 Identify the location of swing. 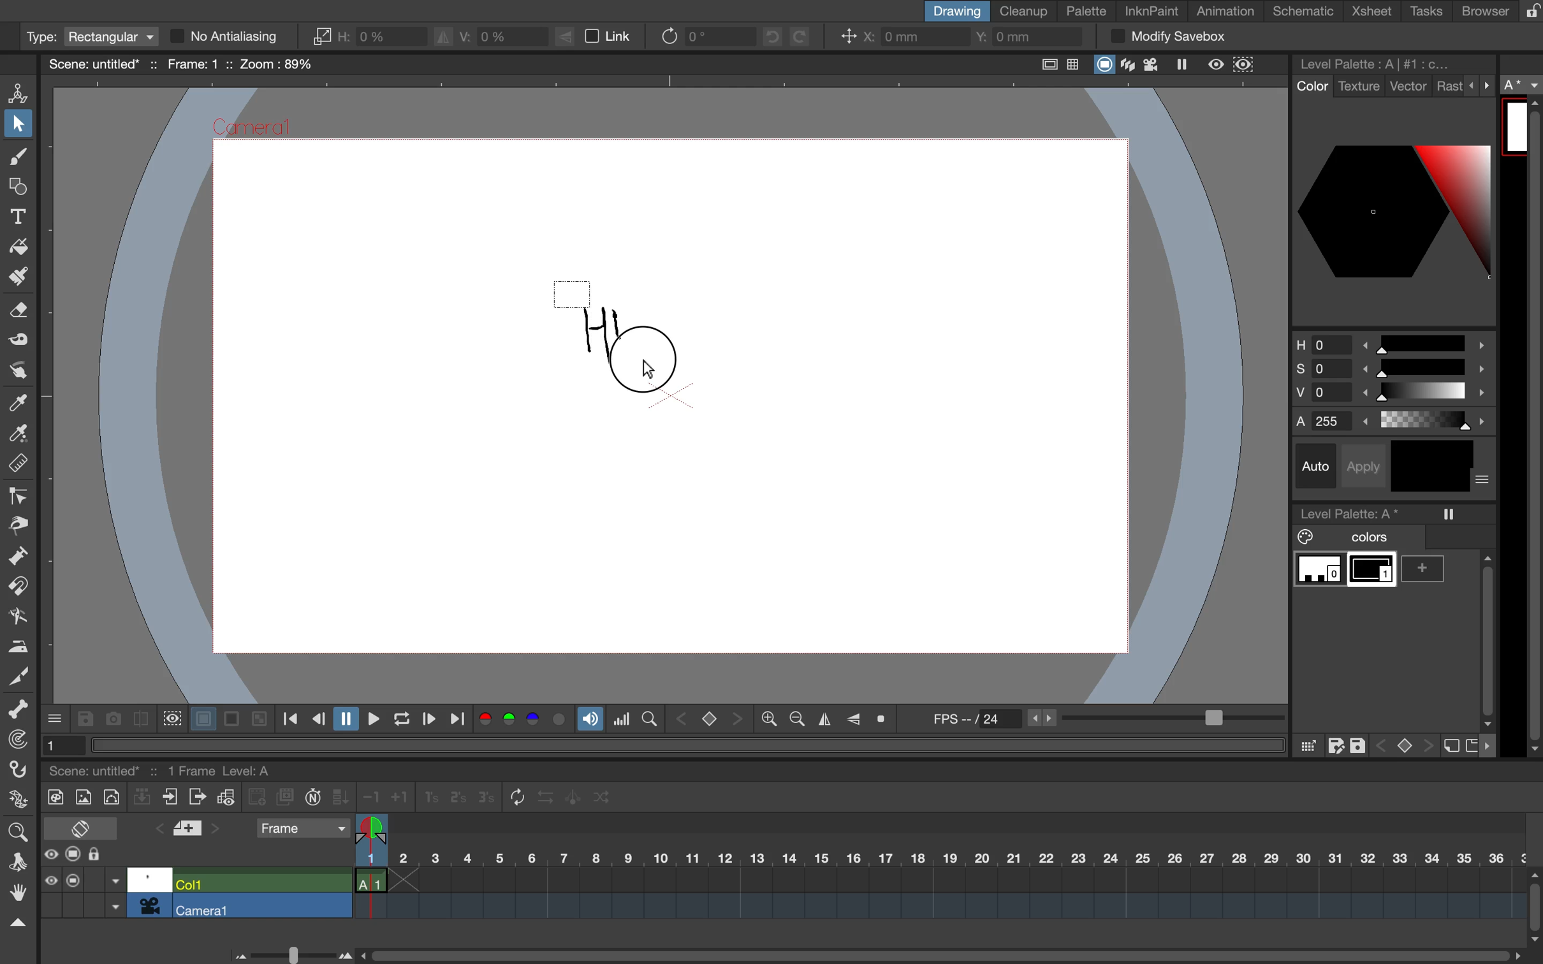
(575, 795).